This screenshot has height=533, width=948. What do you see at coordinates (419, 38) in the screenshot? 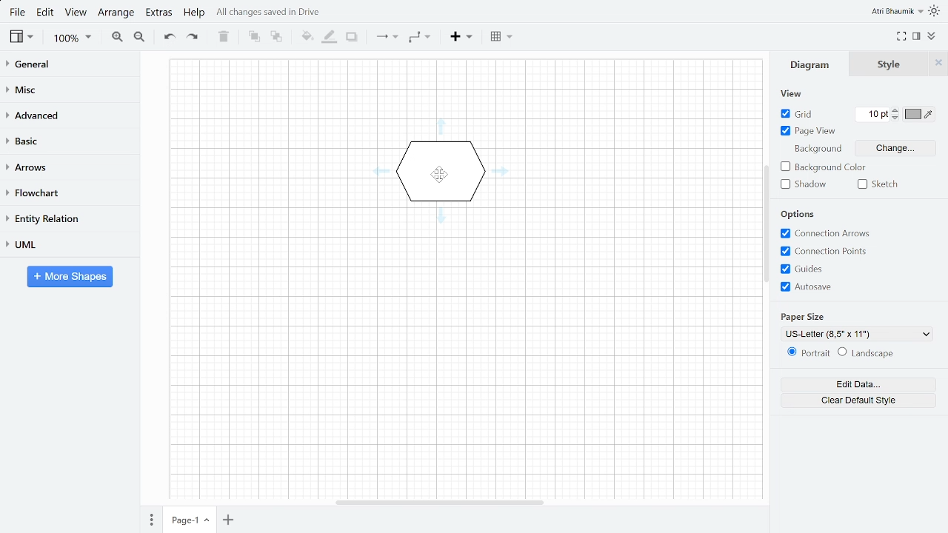
I see `Waypoint` at bounding box center [419, 38].